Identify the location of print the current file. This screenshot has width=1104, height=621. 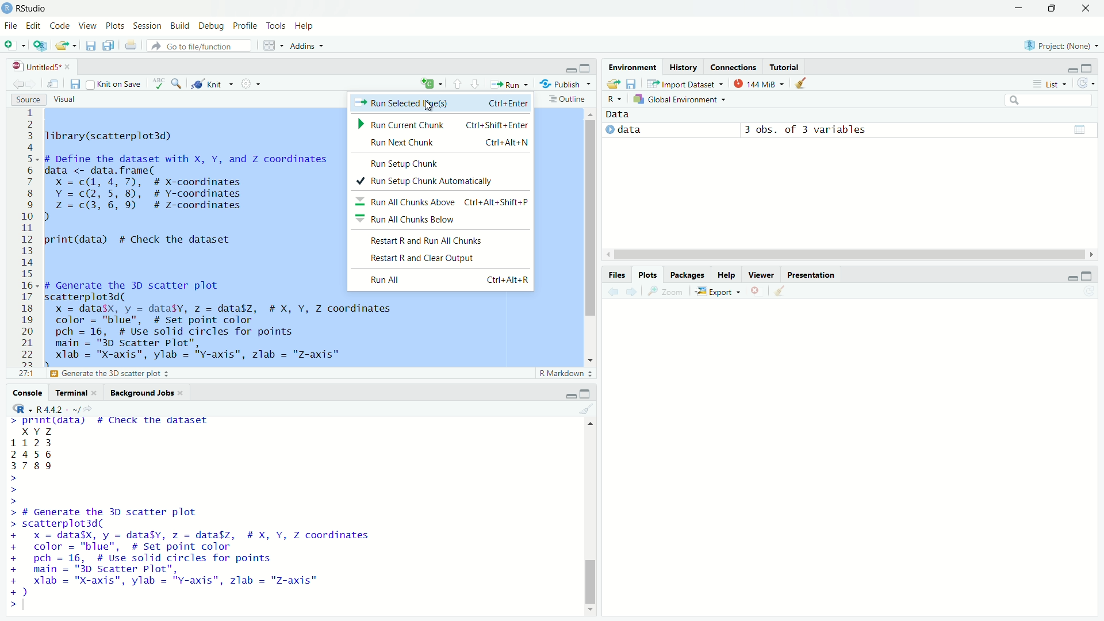
(129, 47).